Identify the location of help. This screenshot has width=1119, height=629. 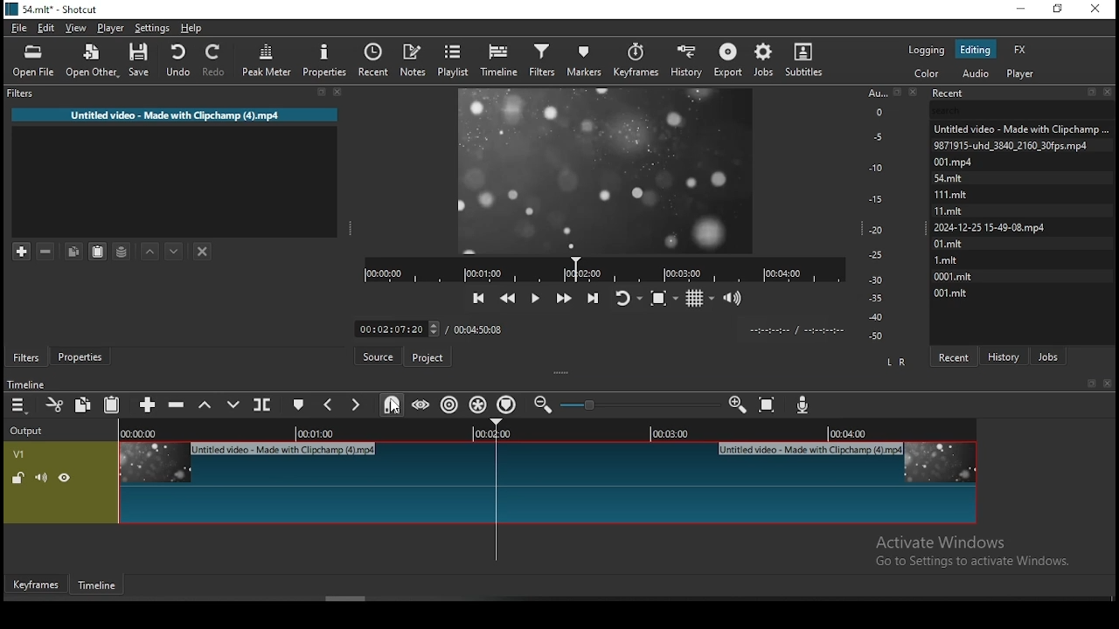
(191, 27).